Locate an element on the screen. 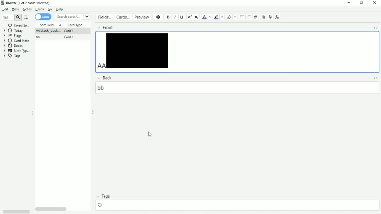 The height and width of the screenshot is (214, 381). Toggle HTML Editor is located at coordinates (377, 28).